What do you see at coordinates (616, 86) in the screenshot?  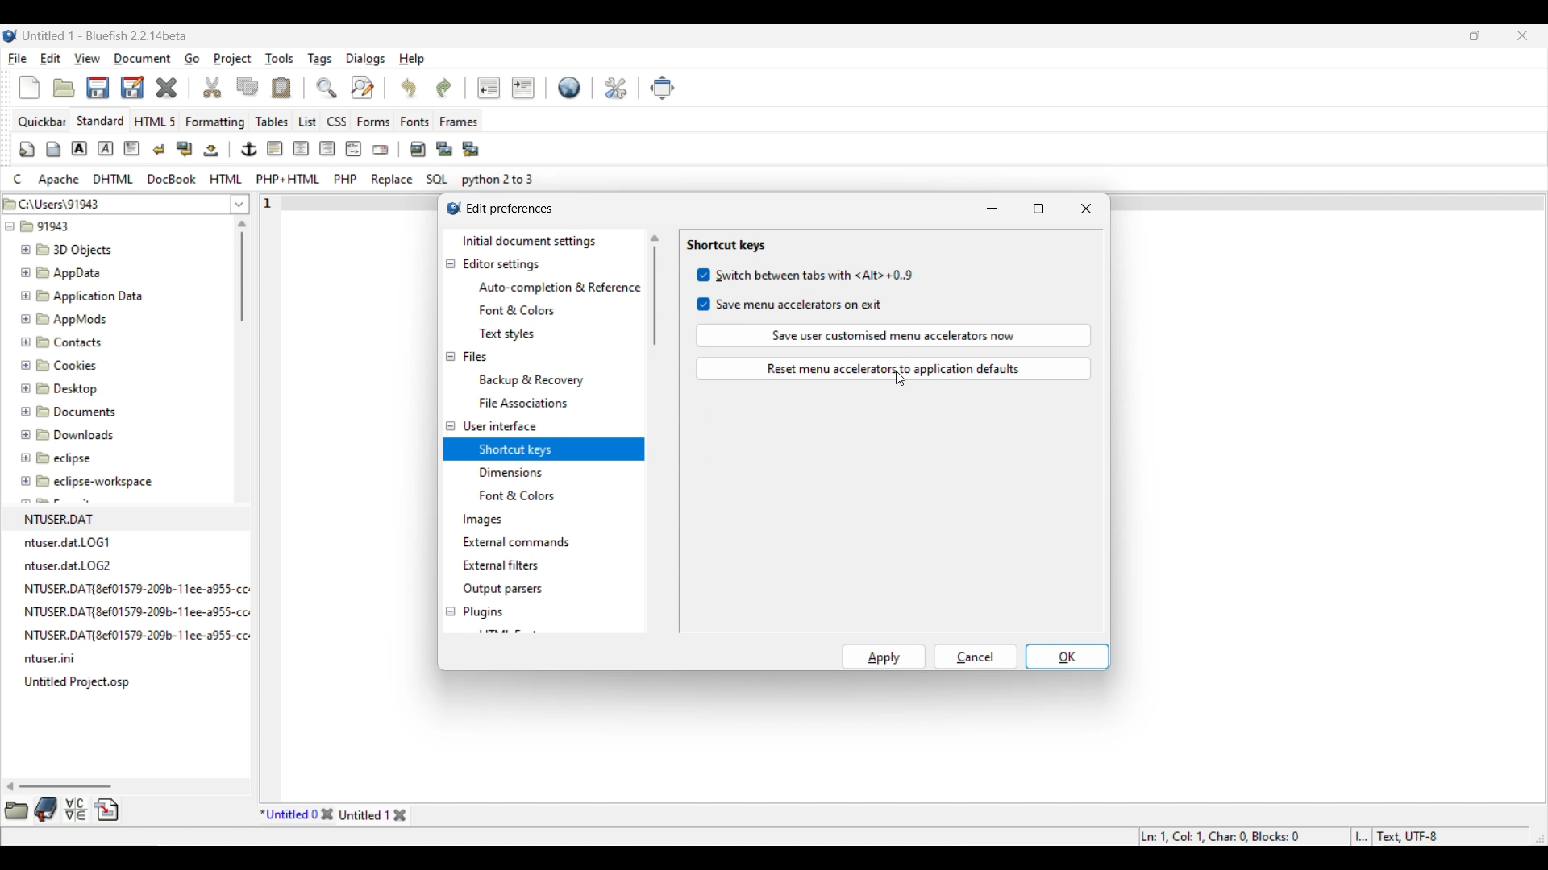 I see `Edit preferences, highlighted by cursor` at bounding box center [616, 86].